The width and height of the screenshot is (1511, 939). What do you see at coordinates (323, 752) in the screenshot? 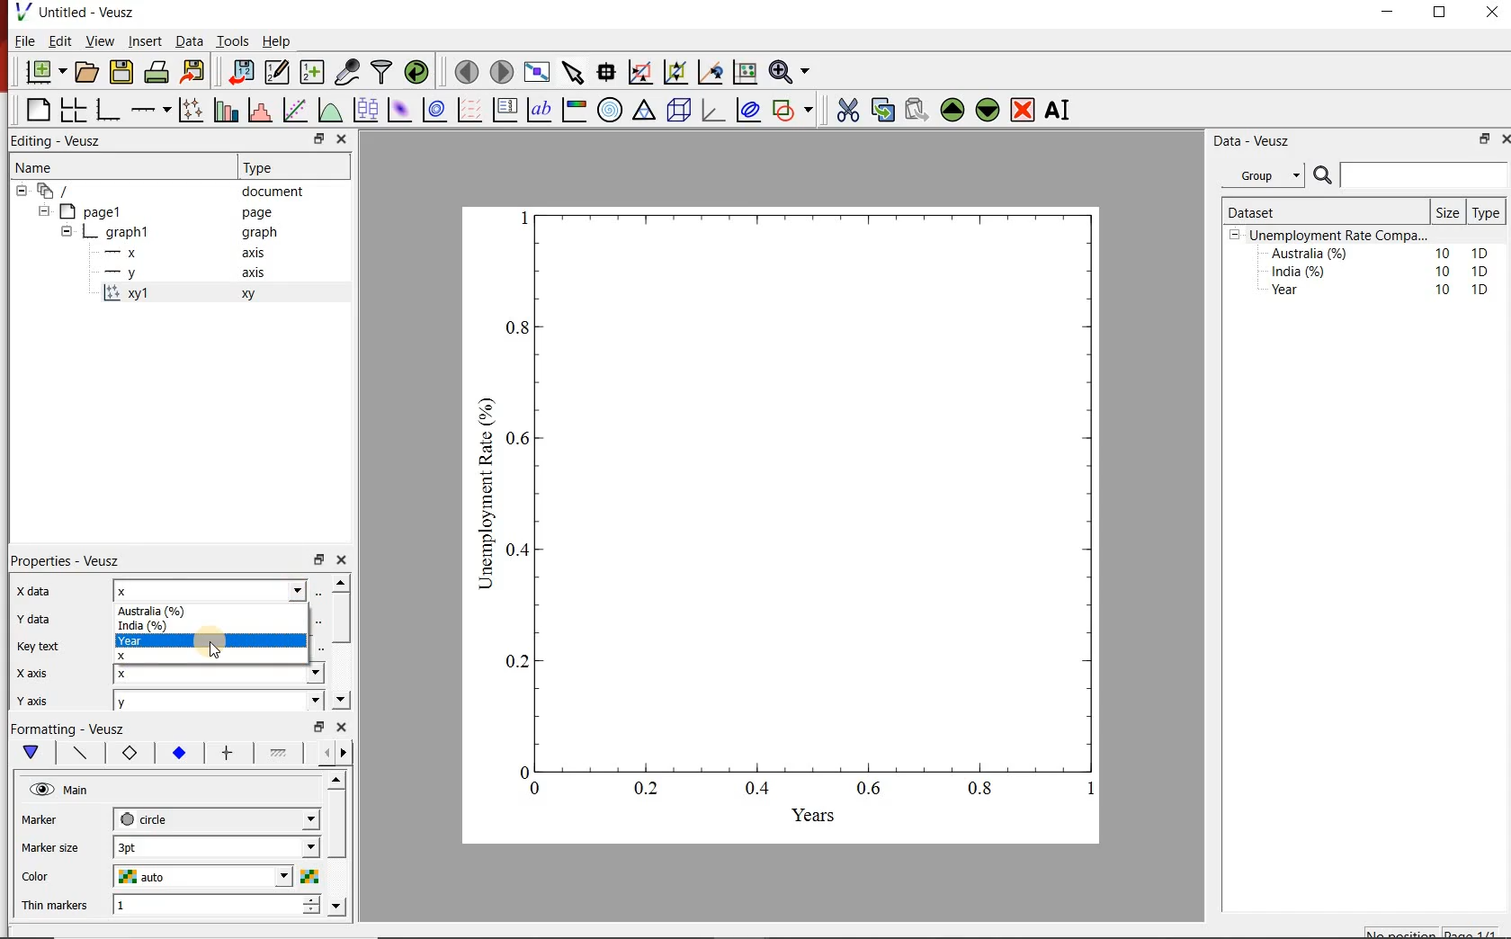
I see `more left` at bounding box center [323, 752].